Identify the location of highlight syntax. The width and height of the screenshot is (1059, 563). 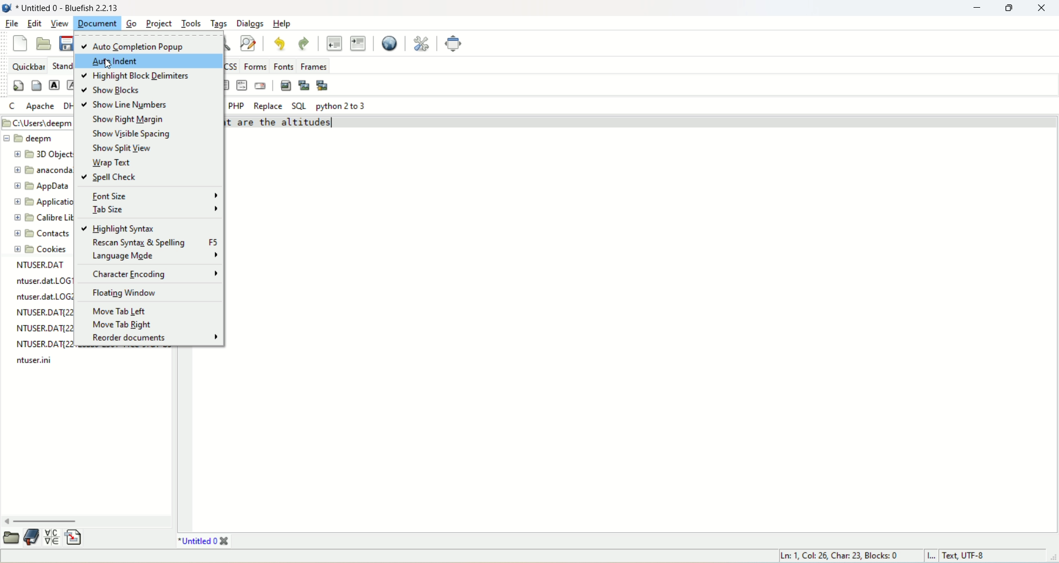
(117, 228).